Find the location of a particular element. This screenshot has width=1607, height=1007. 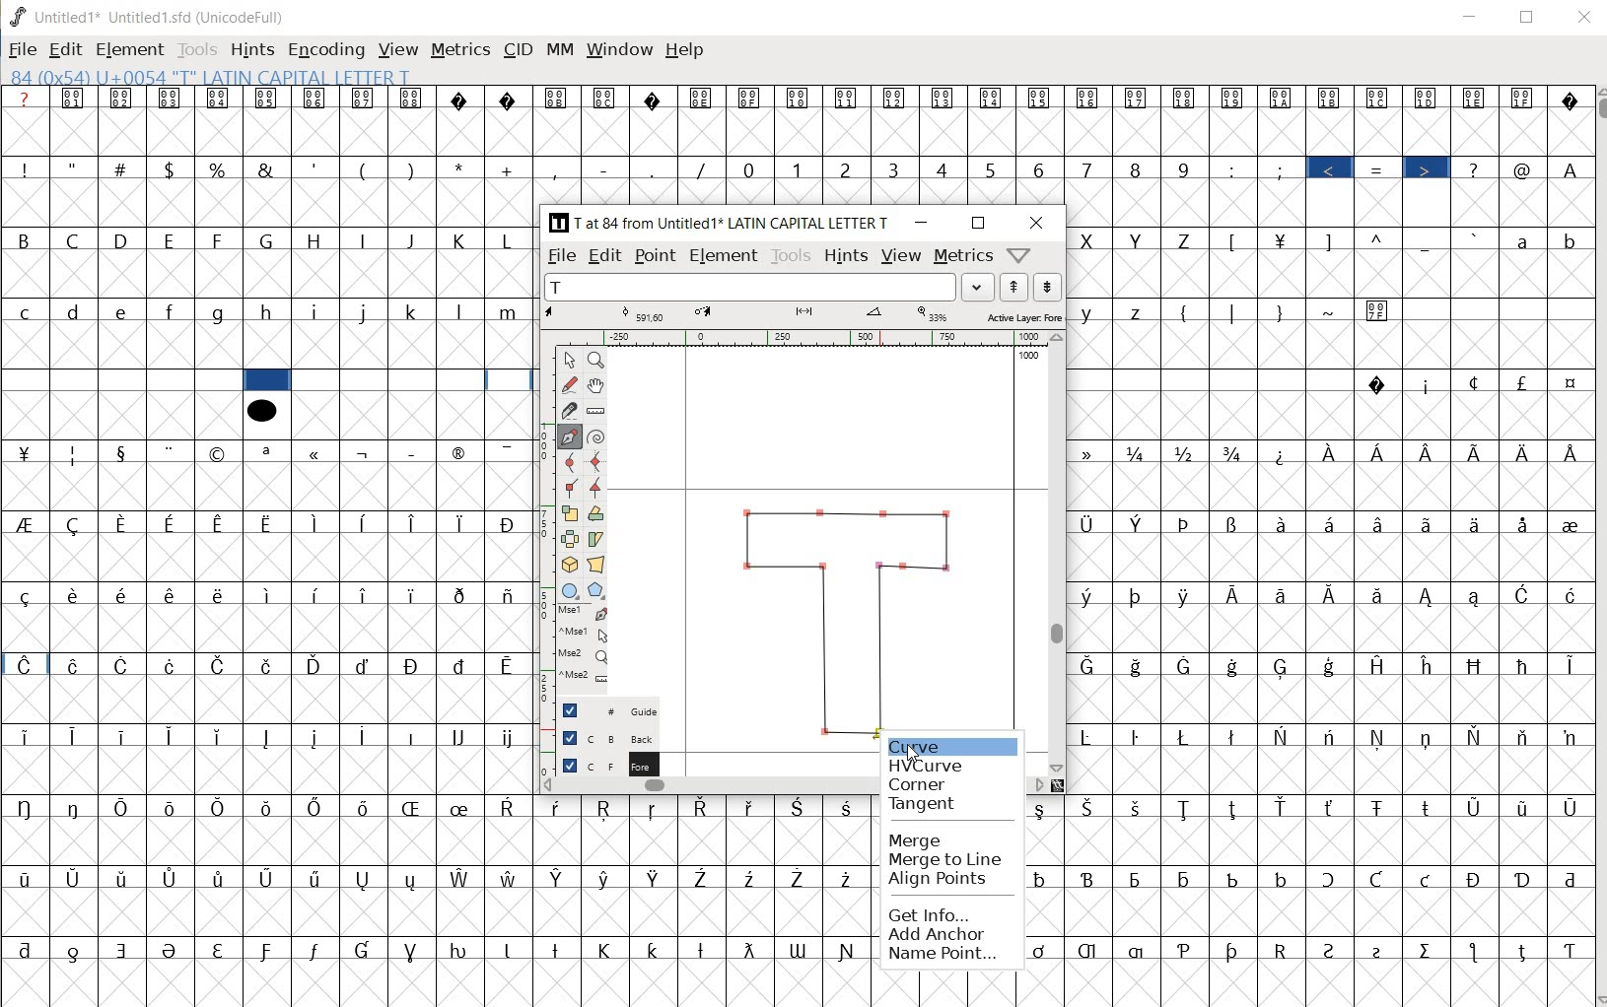

Symbol is located at coordinates (270, 809).